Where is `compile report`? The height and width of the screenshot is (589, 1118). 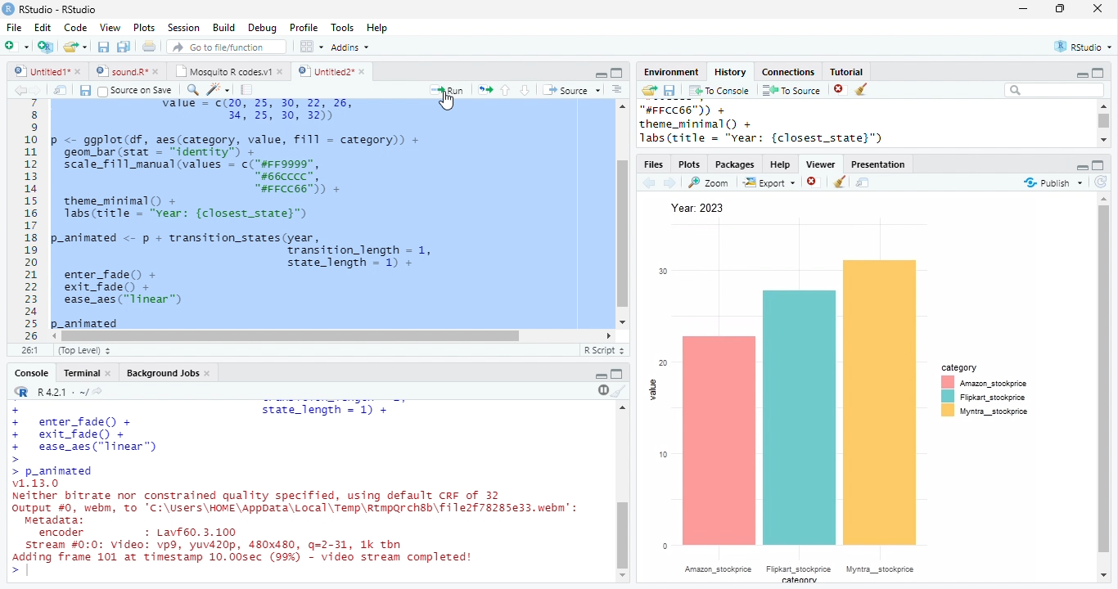
compile report is located at coordinates (247, 90).